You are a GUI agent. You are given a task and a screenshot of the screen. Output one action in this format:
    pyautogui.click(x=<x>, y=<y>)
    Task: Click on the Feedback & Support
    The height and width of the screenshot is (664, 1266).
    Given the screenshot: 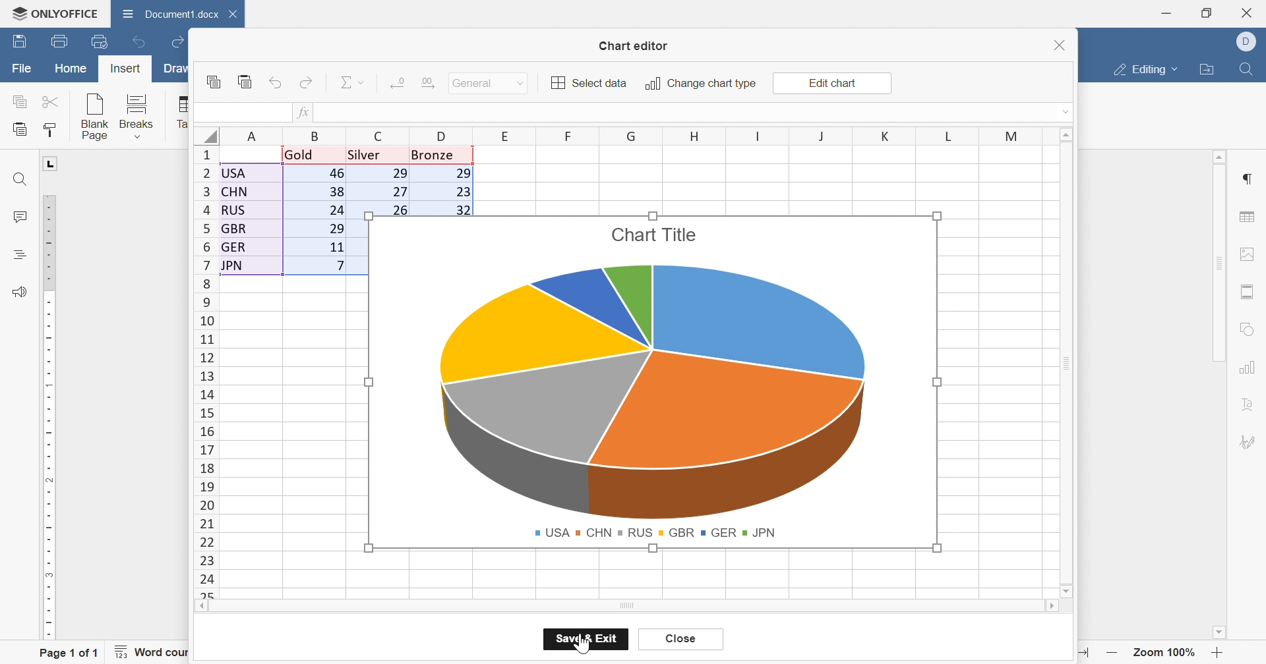 What is the action you would take?
    pyautogui.click(x=20, y=290)
    